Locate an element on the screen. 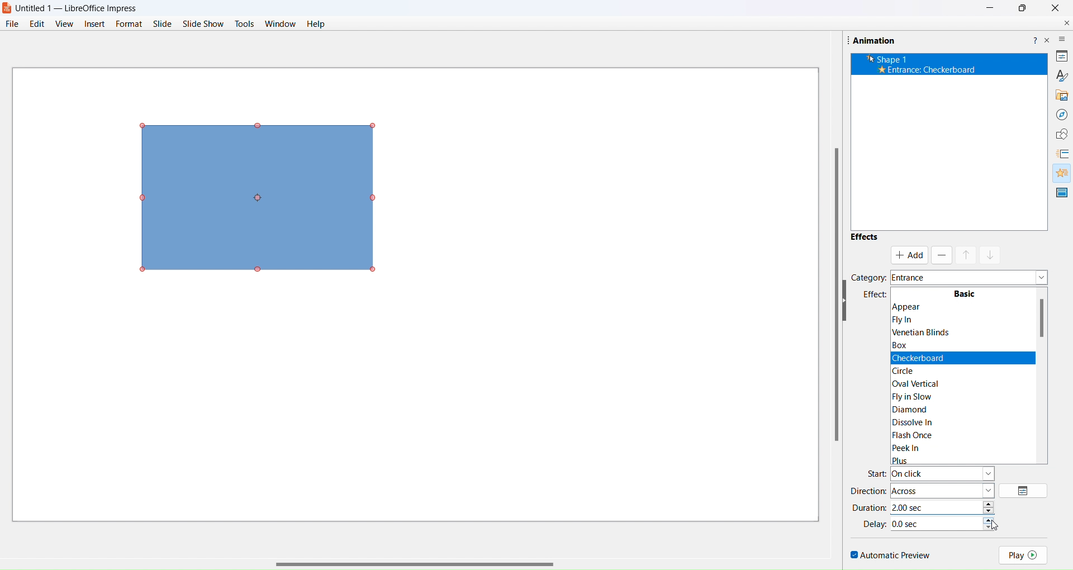 The width and height of the screenshot is (1073, 570). file is located at coordinates (13, 23).